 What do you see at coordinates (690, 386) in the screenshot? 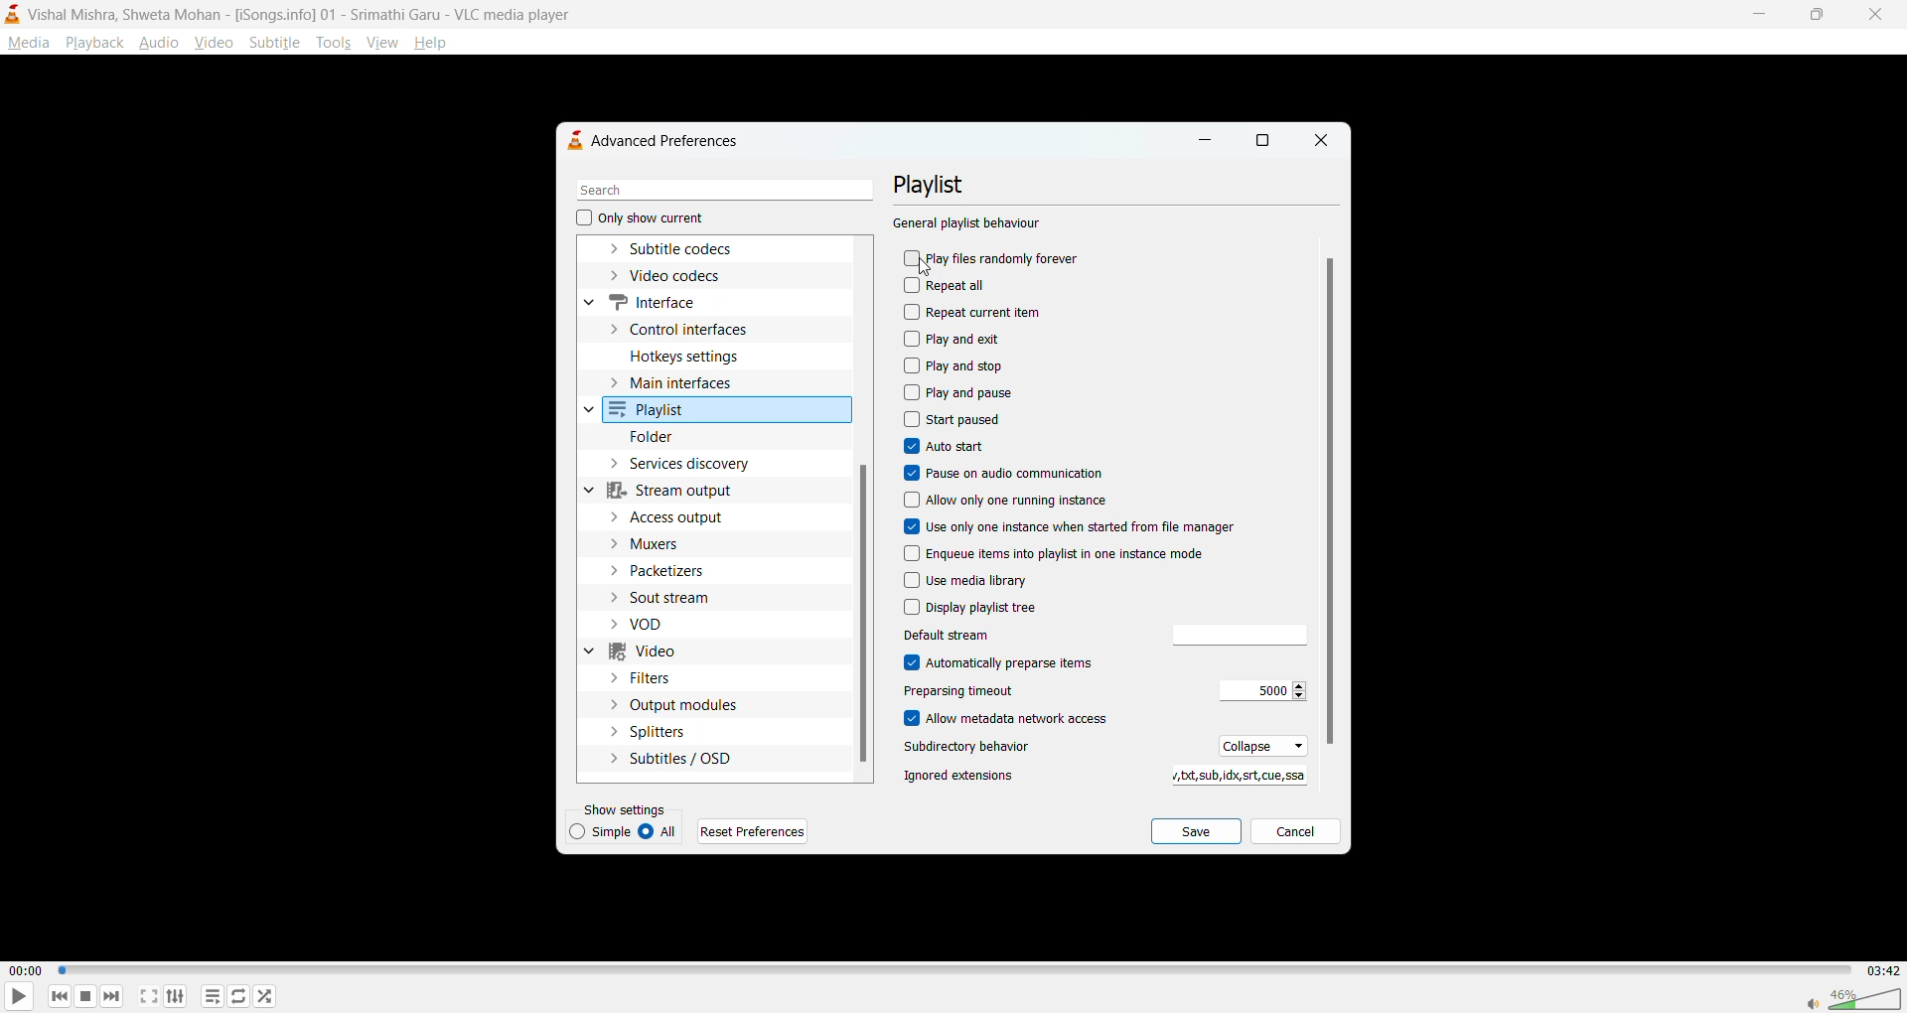
I see `main interfaces` at bounding box center [690, 386].